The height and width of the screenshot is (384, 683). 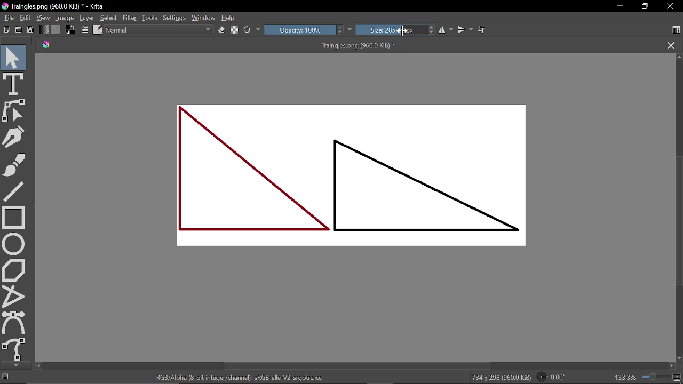 I want to click on Wrap around mode, so click(x=483, y=30).